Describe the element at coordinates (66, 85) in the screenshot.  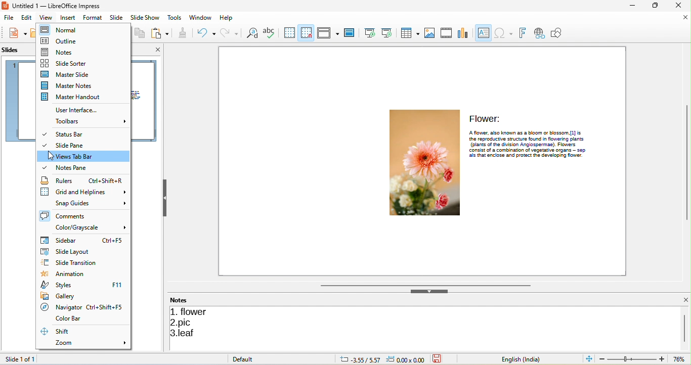
I see `master notes` at that location.